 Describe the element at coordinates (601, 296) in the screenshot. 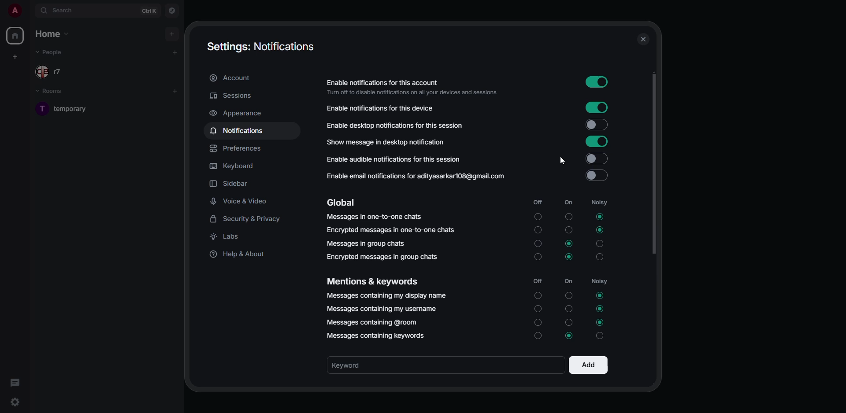

I see `selected` at that location.